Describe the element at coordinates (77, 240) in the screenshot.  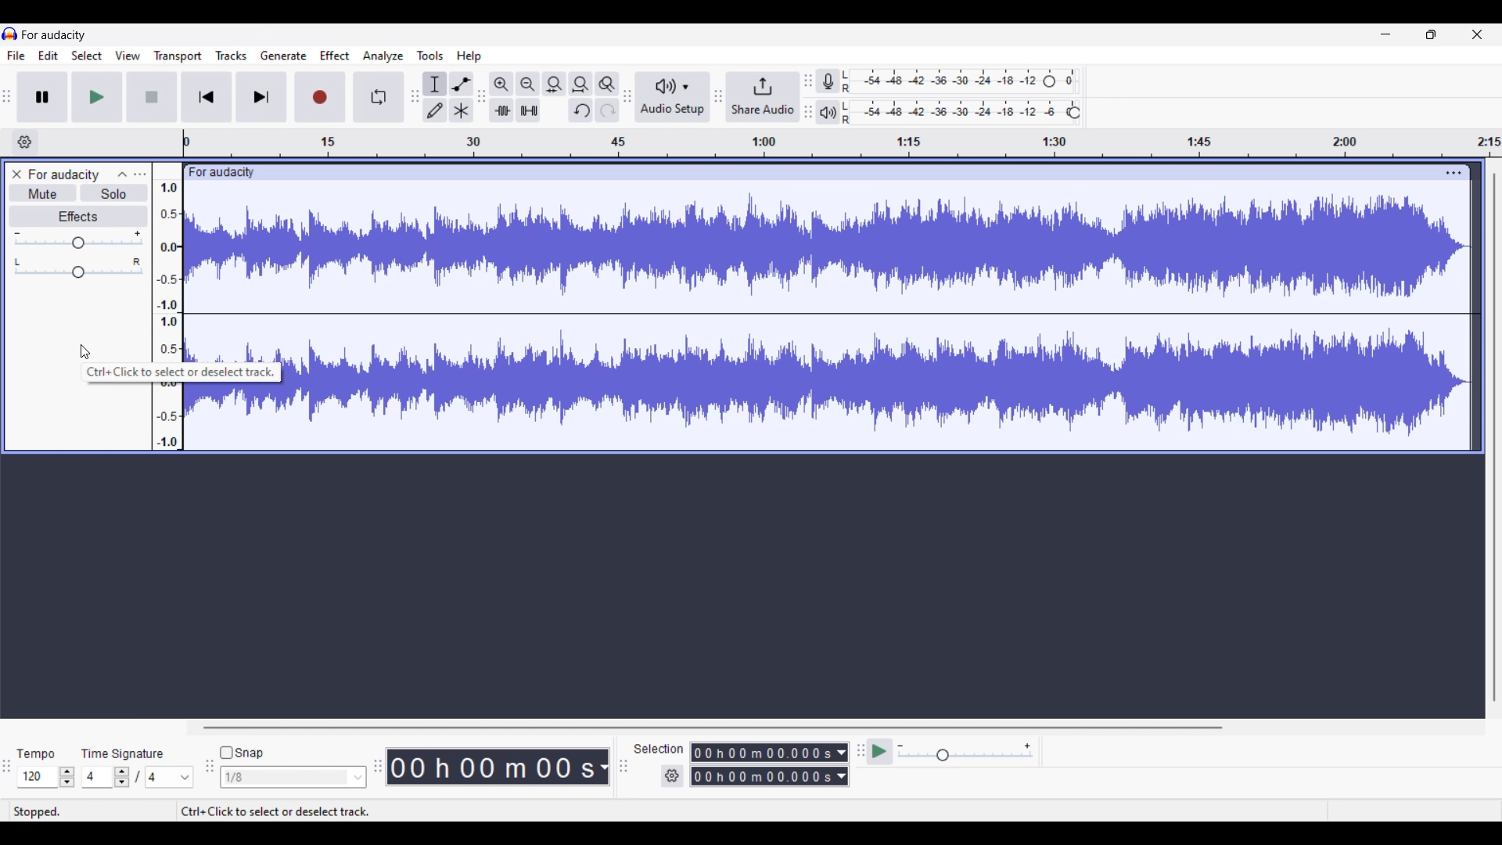
I see `Volume slider` at that location.